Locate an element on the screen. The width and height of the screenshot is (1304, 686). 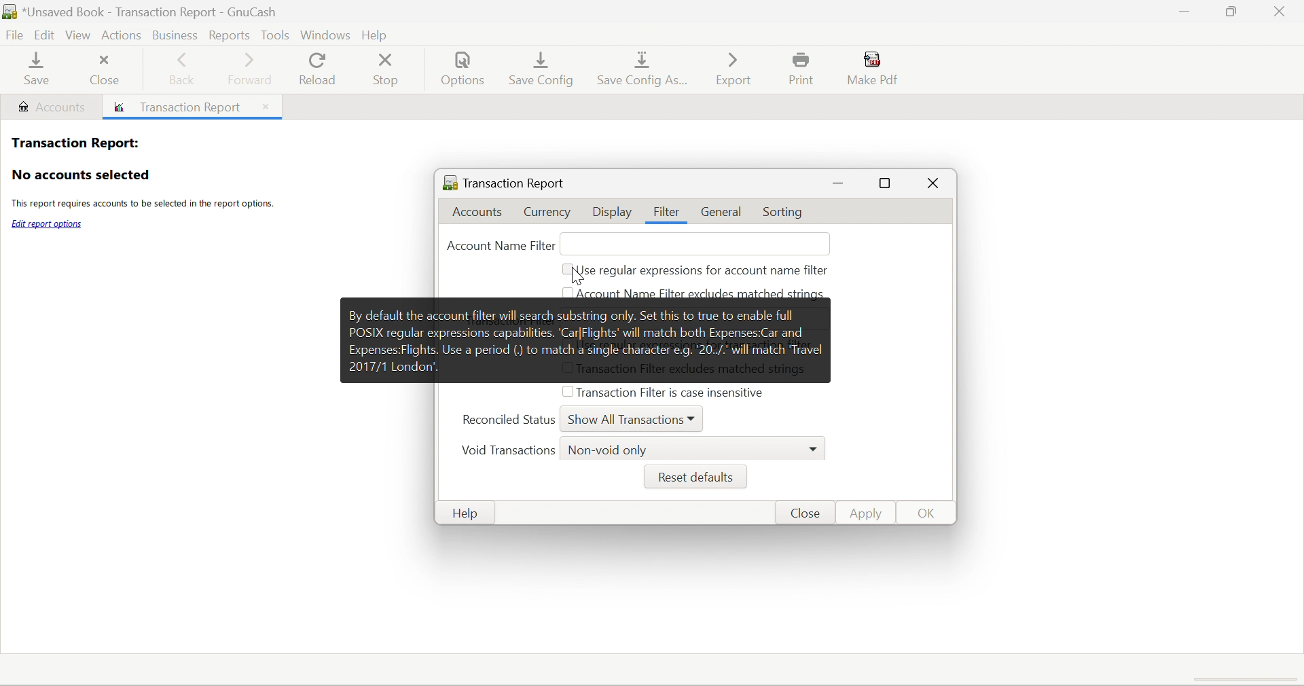
Drop Down is located at coordinates (816, 448).